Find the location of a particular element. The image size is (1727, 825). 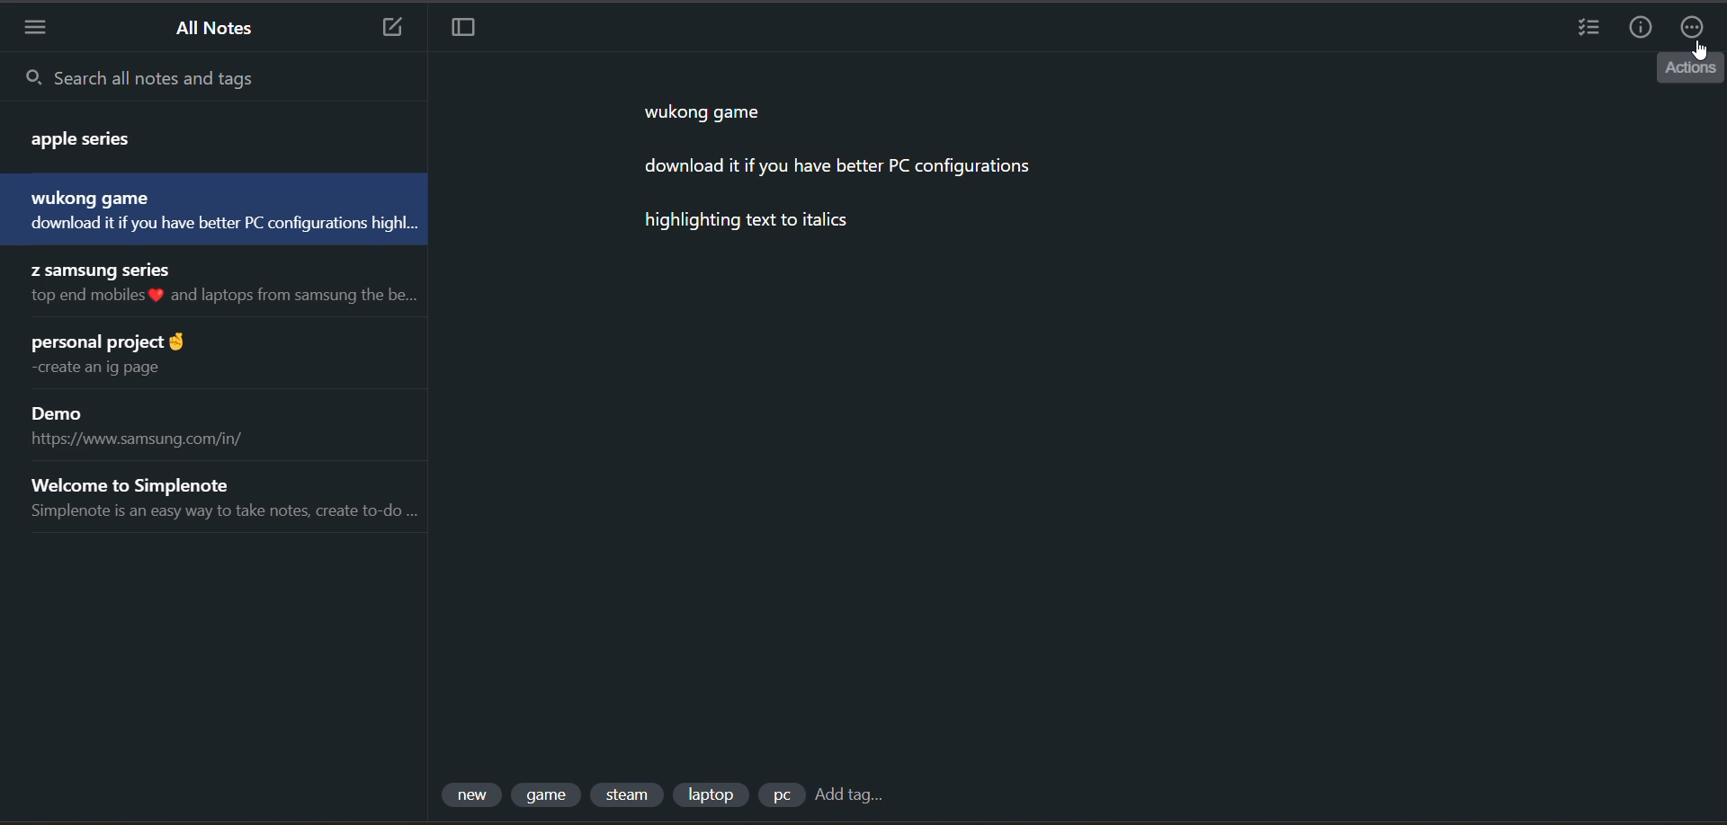

search all notes and tags is located at coordinates (219, 76).